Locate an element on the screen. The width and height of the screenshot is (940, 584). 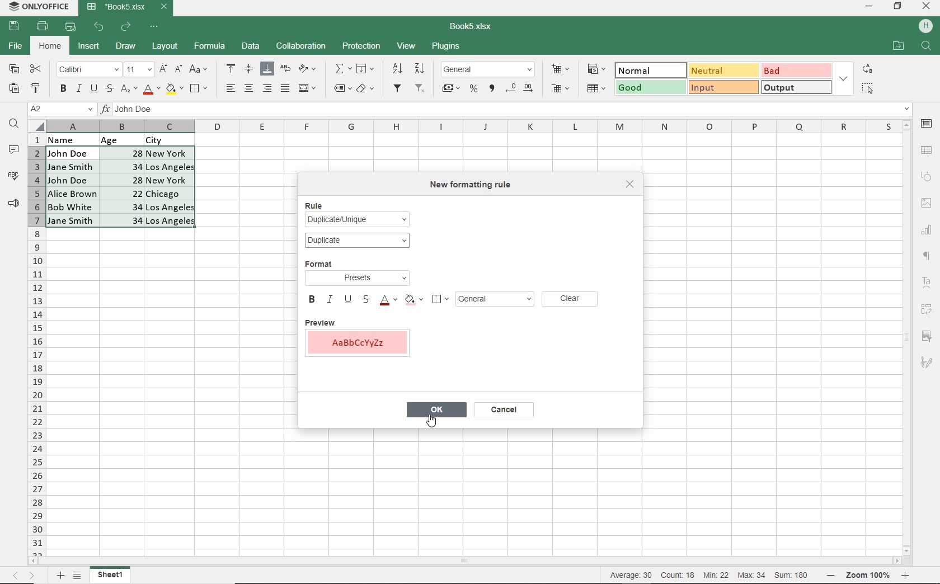
DECREMENT FONT SIZE is located at coordinates (178, 68).